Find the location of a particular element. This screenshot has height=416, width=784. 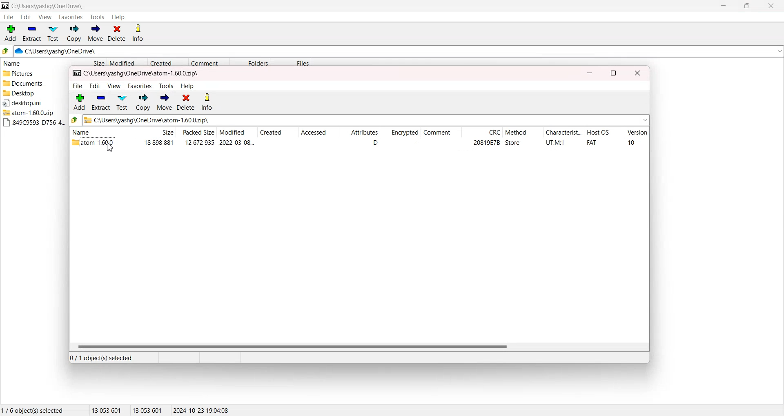

Move is located at coordinates (95, 33).